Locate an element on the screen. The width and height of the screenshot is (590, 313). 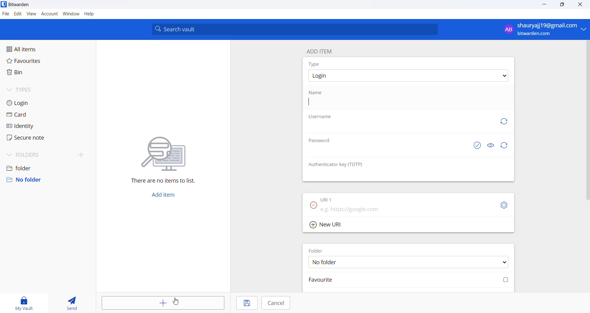
add item heading is located at coordinates (320, 50).